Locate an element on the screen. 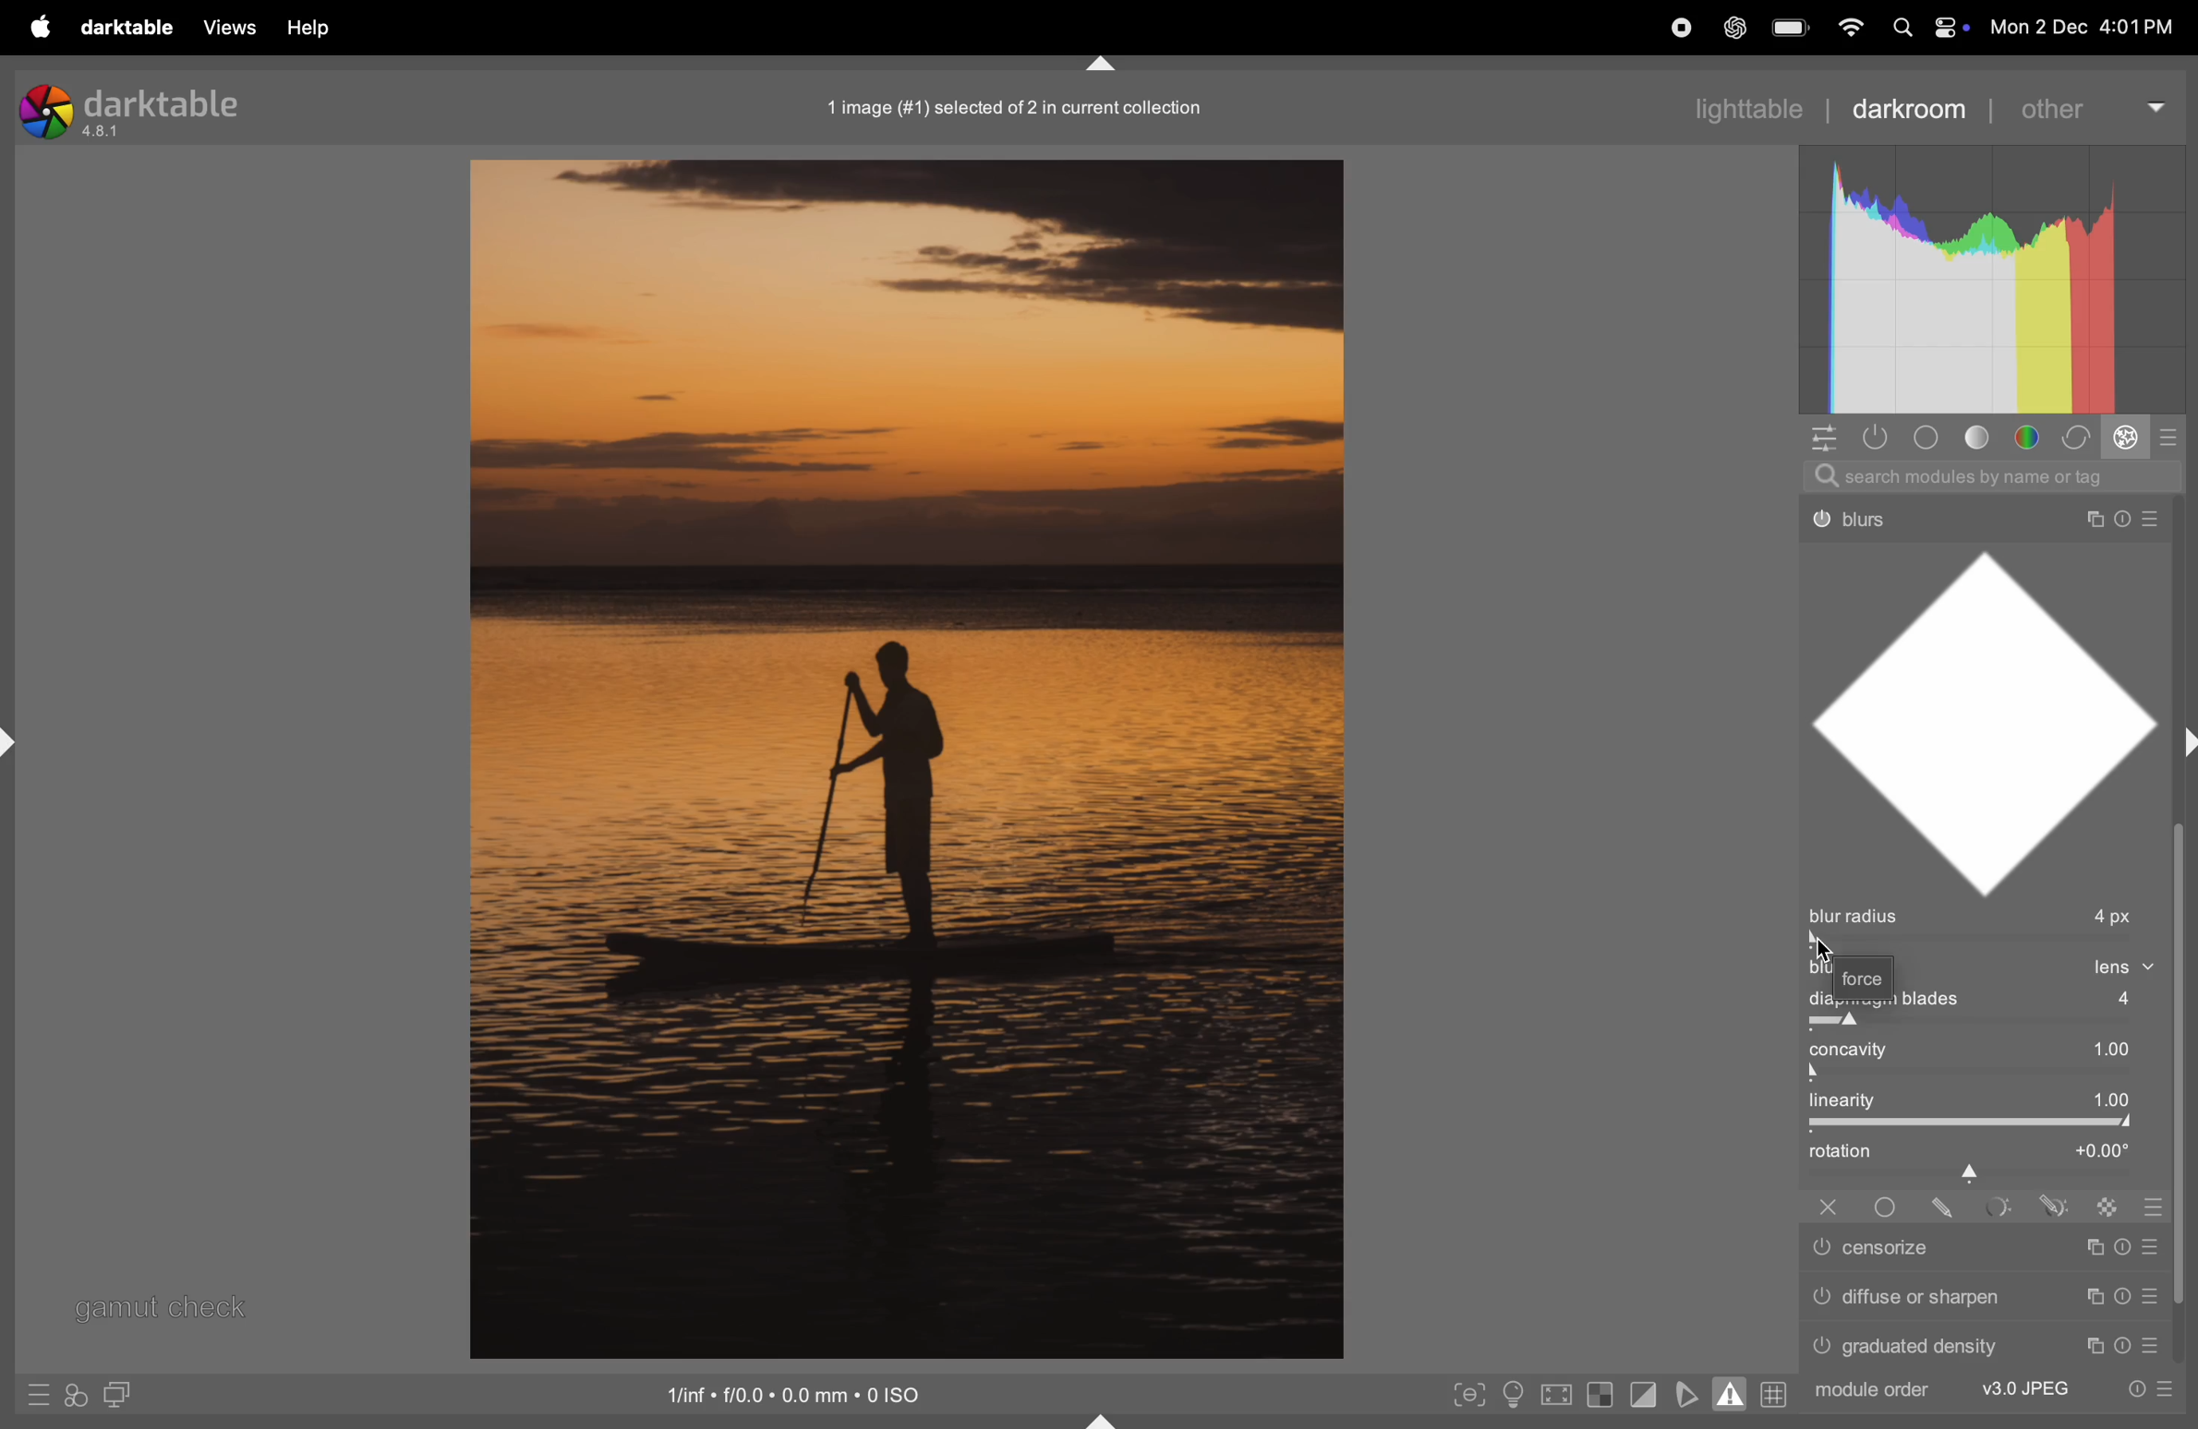  apple widgets is located at coordinates (1925, 27).